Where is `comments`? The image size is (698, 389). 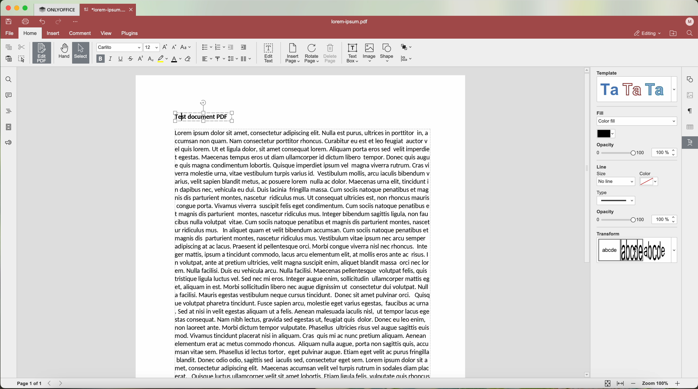 comments is located at coordinates (10, 96).